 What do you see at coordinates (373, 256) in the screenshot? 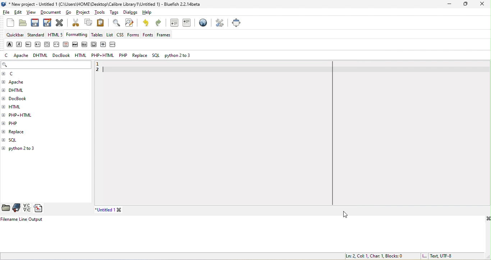
I see `ln 2, col 1, char 1, blocks 0` at bounding box center [373, 256].